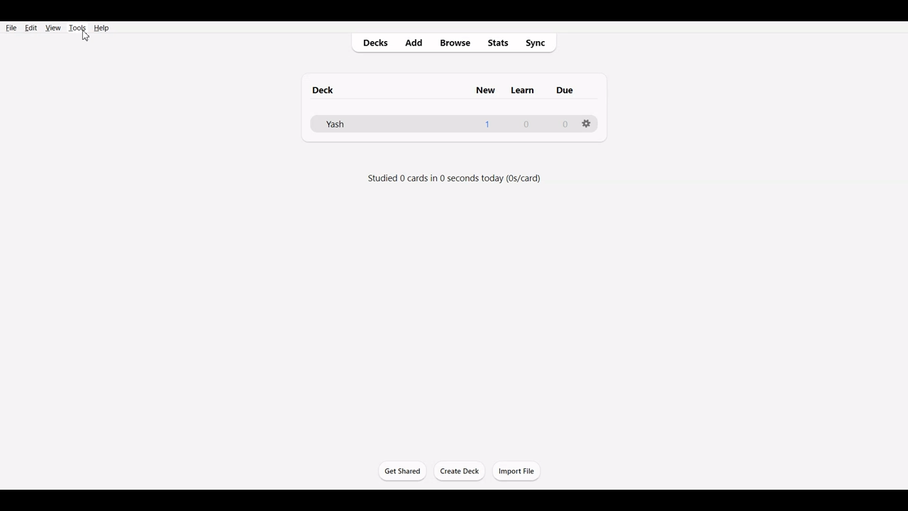  I want to click on Browse, so click(455, 43).